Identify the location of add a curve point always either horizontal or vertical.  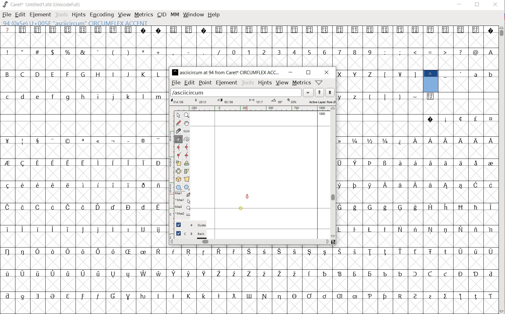
(187, 147).